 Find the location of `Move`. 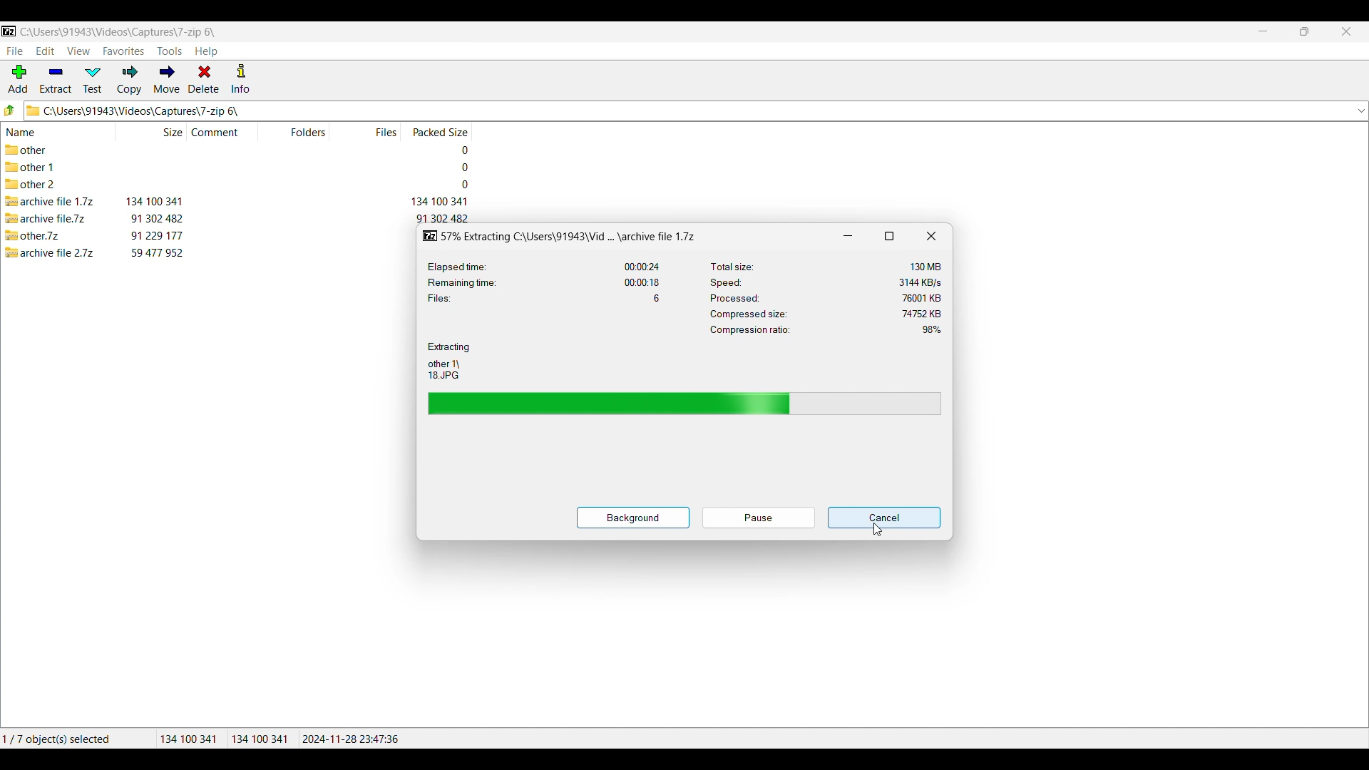

Move is located at coordinates (167, 79).